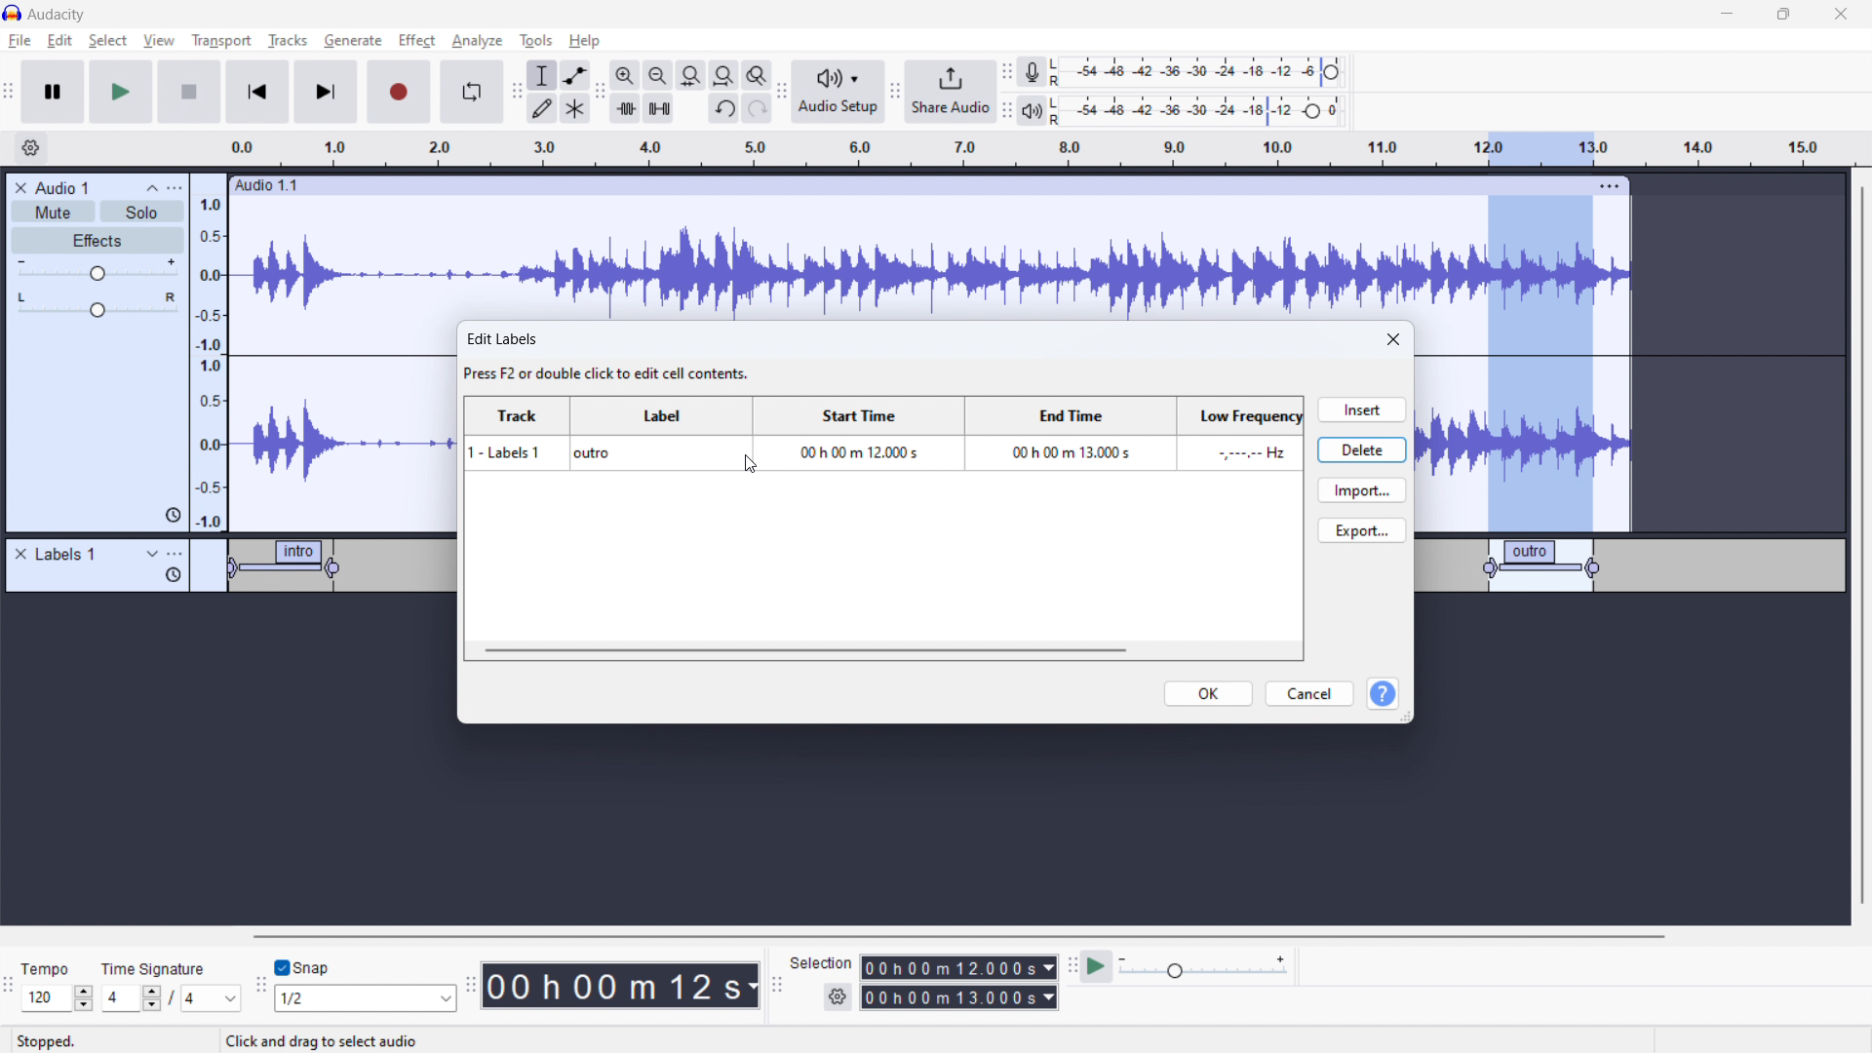 The height and width of the screenshot is (1053, 1872). What do you see at coordinates (774, 986) in the screenshot?
I see `selection toolbar` at bounding box center [774, 986].